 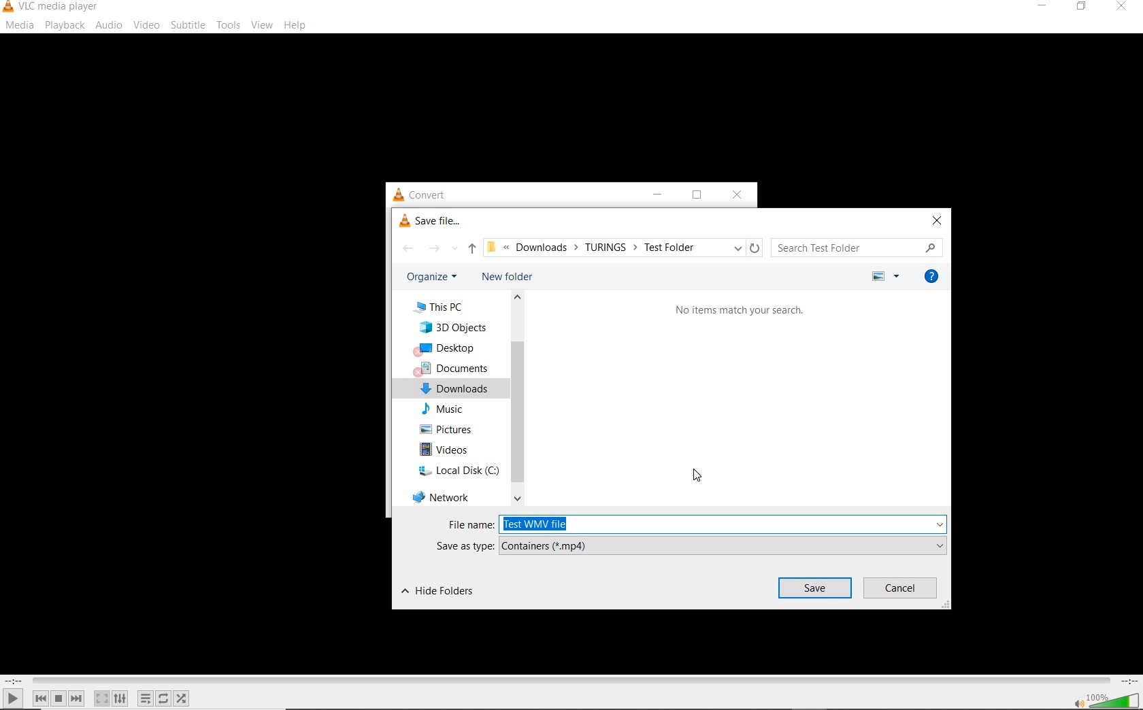 I want to click on documents, so click(x=452, y=368).